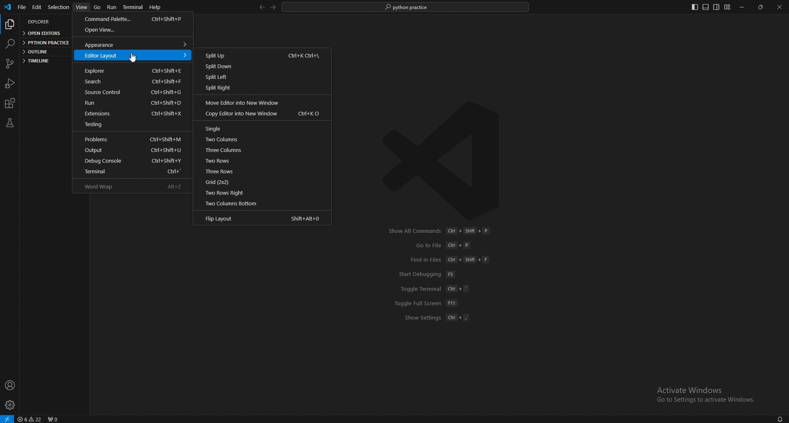 This screenshot has width=789, height=423. What do you see at coordinates (130, 124) in the screenshot?
I see `testing` at bounding box center [130, 124].